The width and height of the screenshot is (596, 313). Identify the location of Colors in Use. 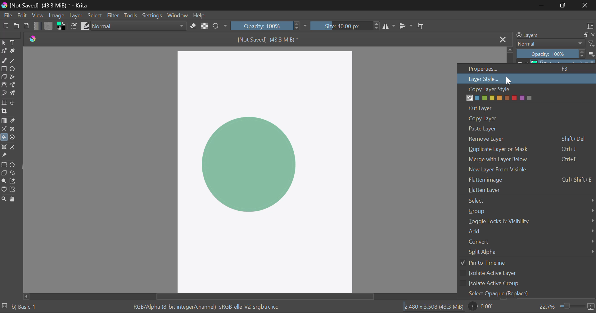
(62, 27).